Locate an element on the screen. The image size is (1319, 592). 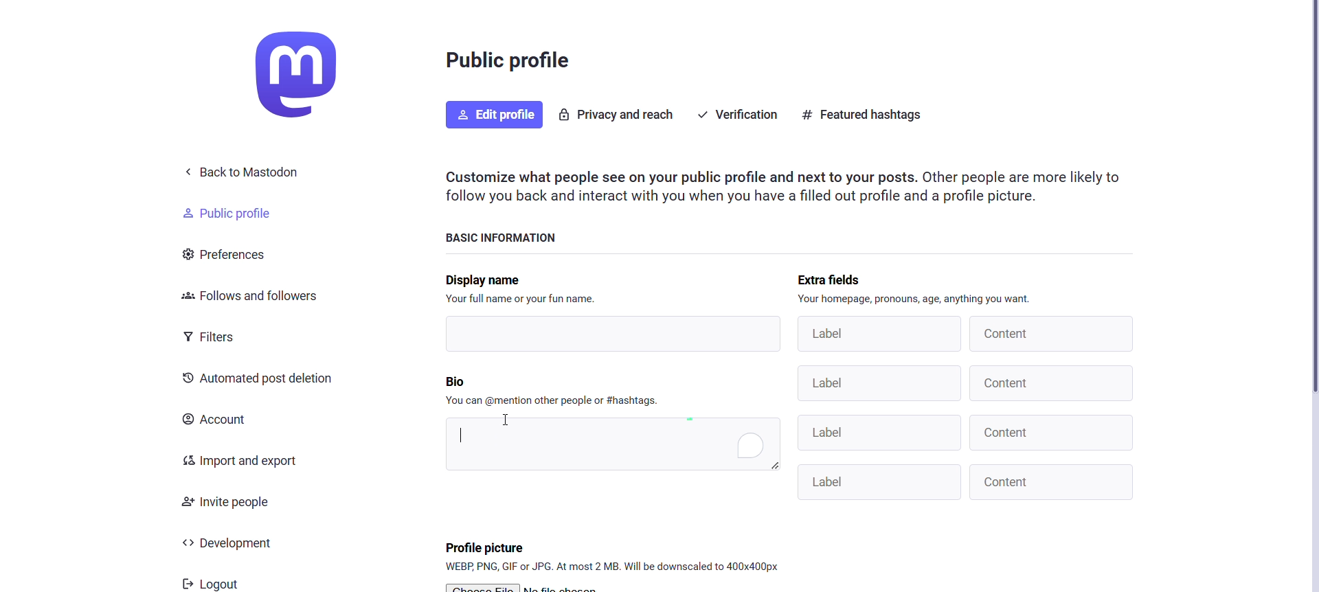
Back to Mastodon is located at coordinates (246, 172).